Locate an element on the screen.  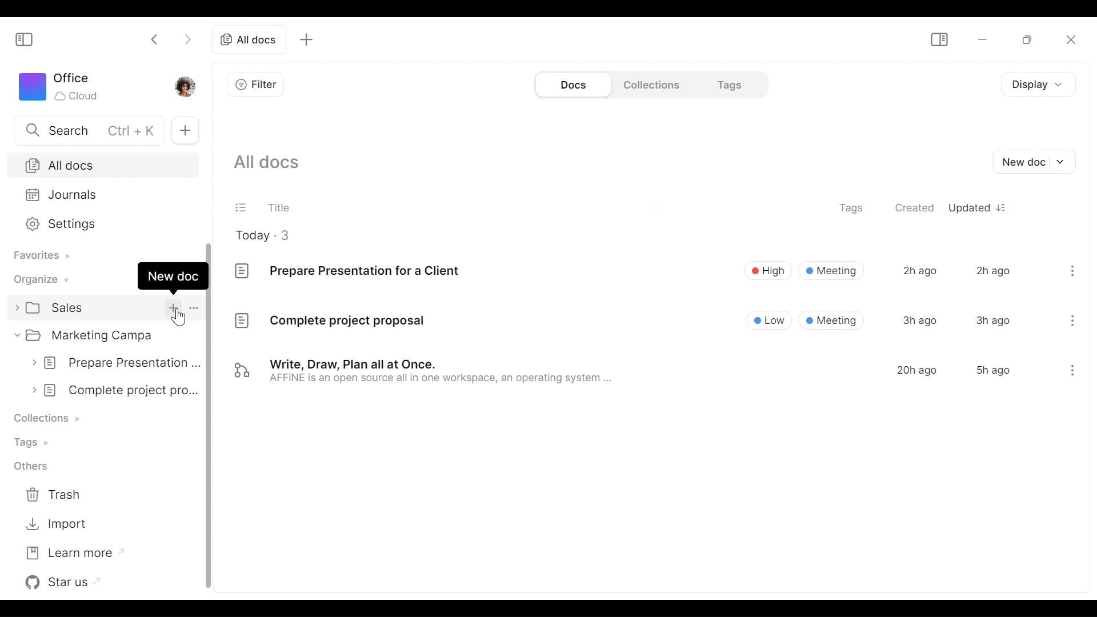
Click to go back is located at coordinates (155, 38).